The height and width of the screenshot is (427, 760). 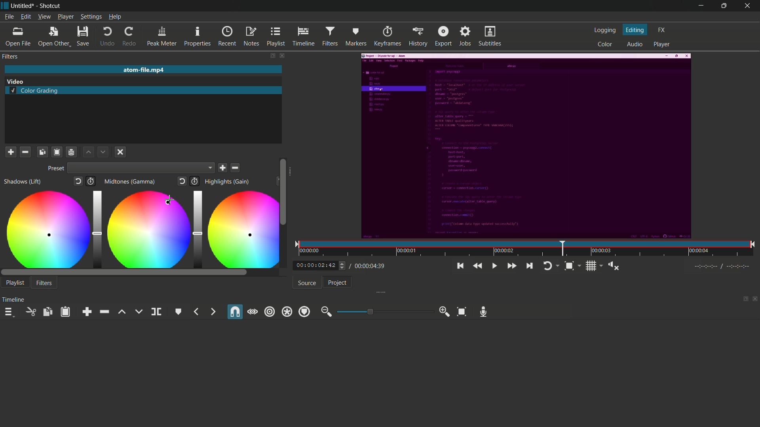 I want to click on scrub while dragging, so click(x=253, y=312).